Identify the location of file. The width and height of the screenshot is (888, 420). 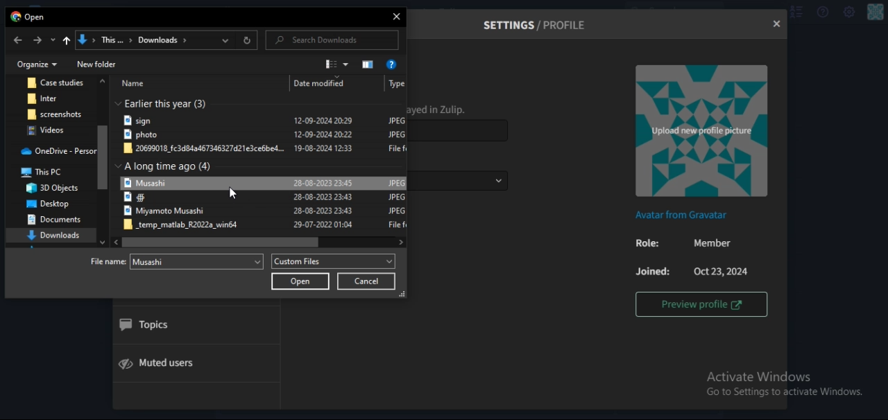
(266, 212).